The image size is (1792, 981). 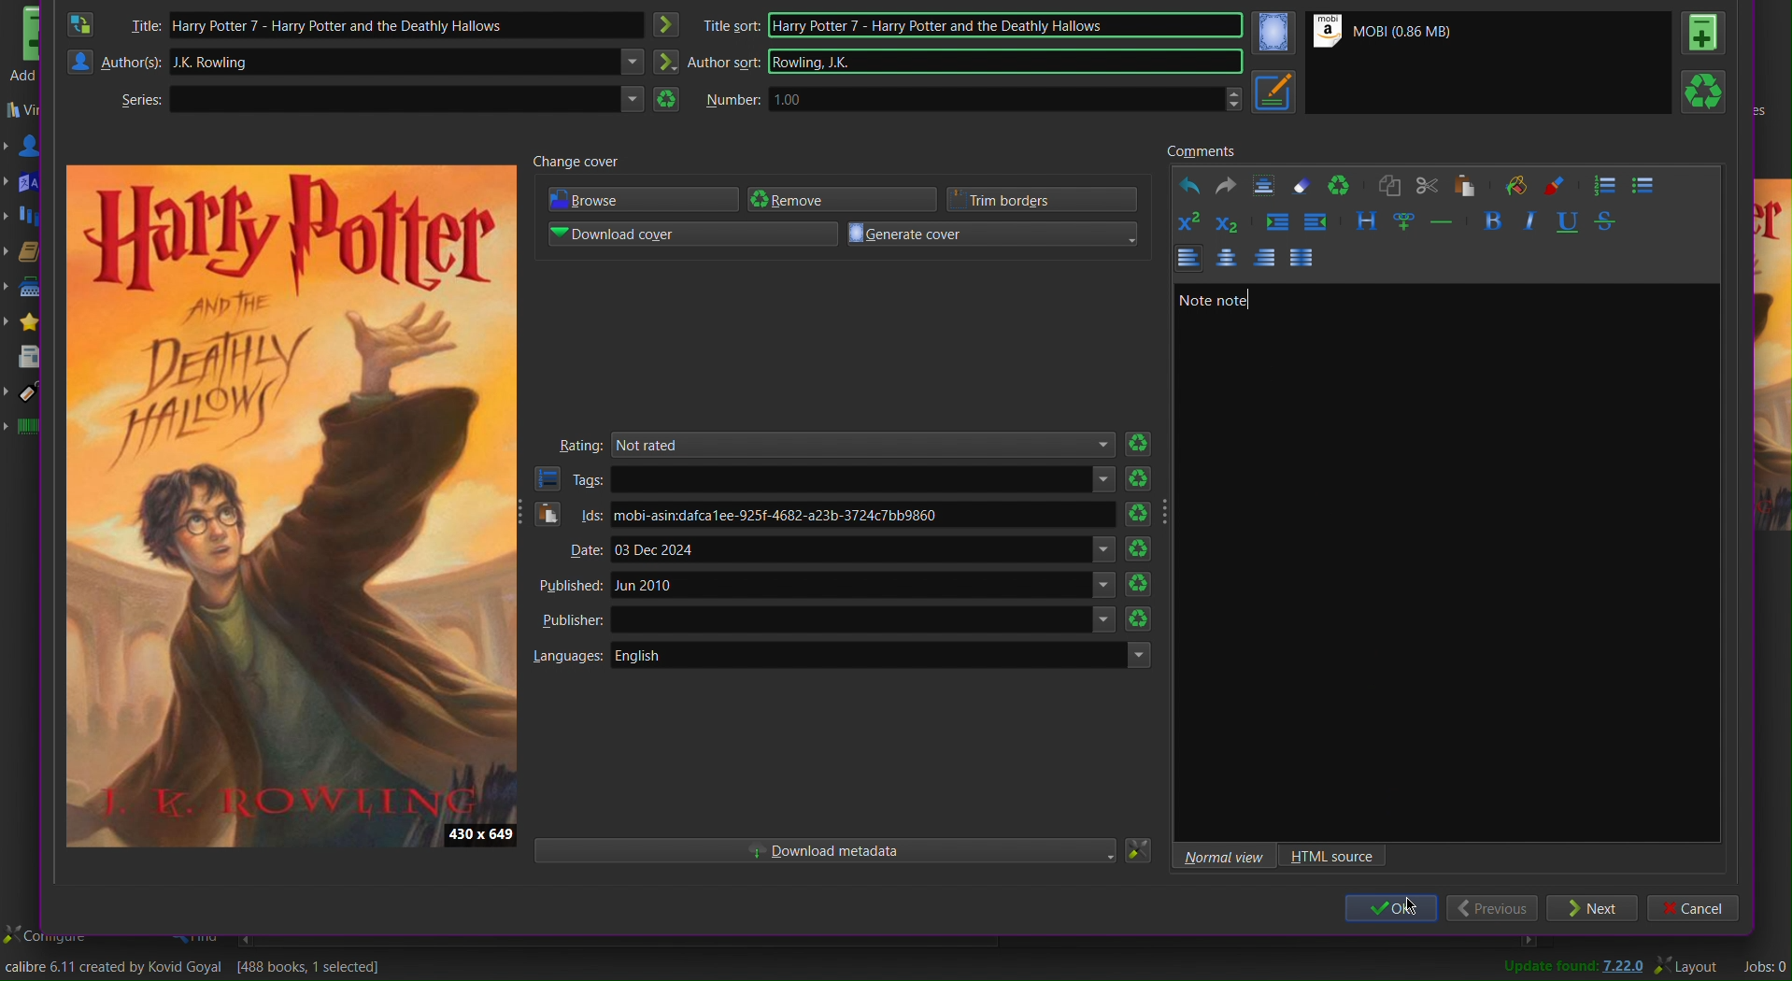 I want to click on Erase, so click(x=1301, y=182).